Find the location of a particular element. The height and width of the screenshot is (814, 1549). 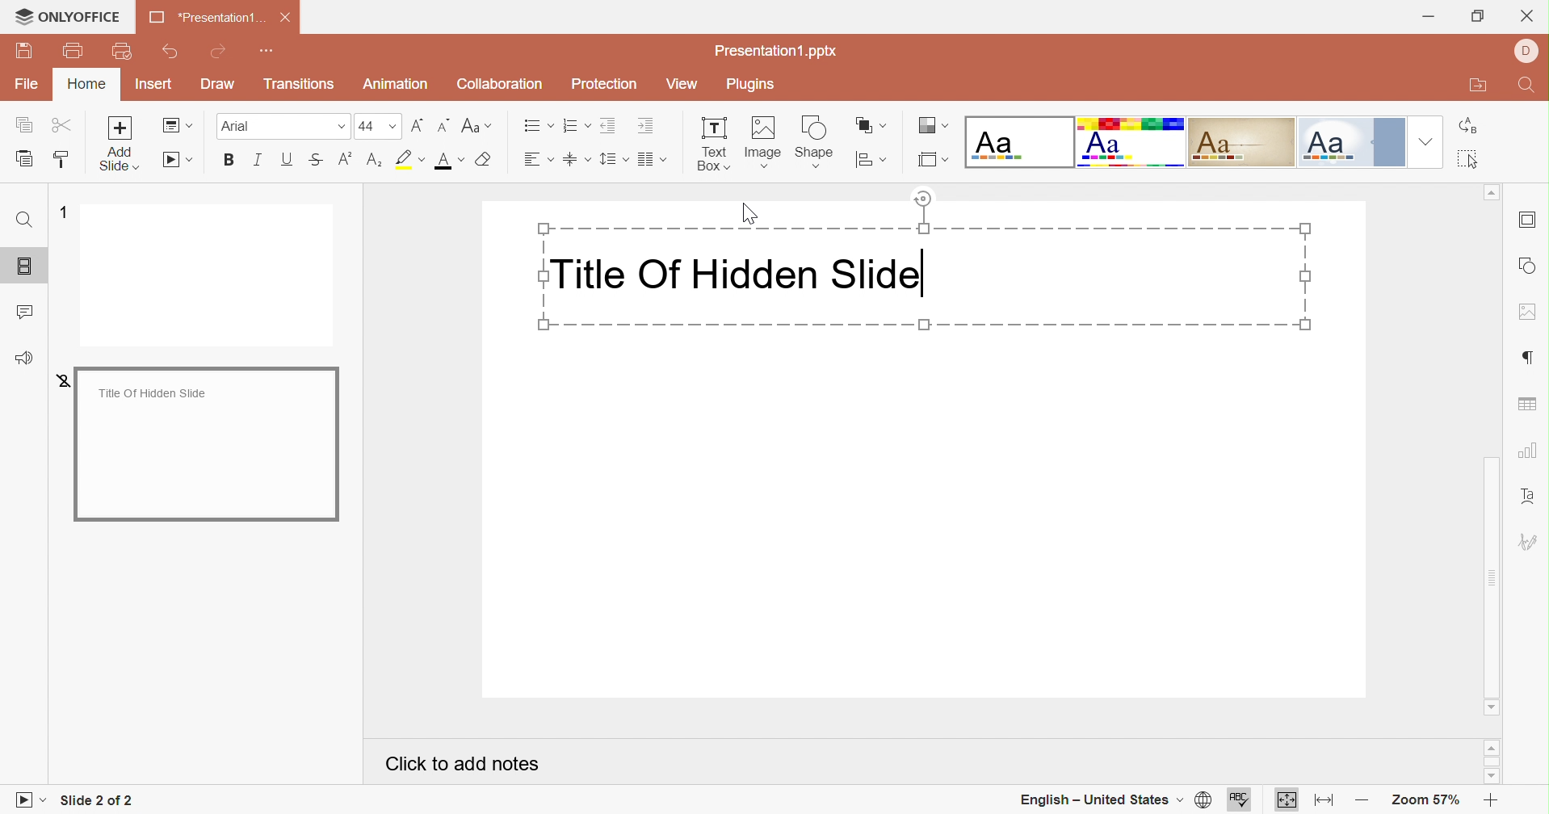

Increment font size is located at coordinates (418, 125).